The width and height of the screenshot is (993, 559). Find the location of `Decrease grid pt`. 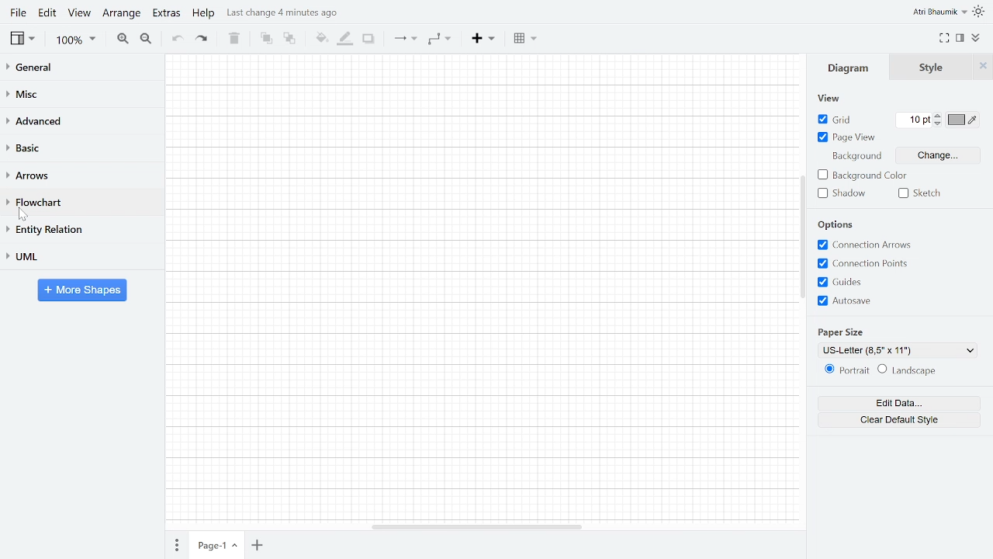

Decrease grid pt is located at coordinates (939, 124).